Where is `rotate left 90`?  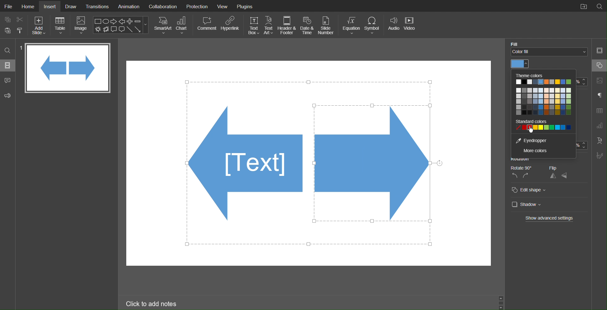 rotate left 90 is located at coordinates (513, 177).